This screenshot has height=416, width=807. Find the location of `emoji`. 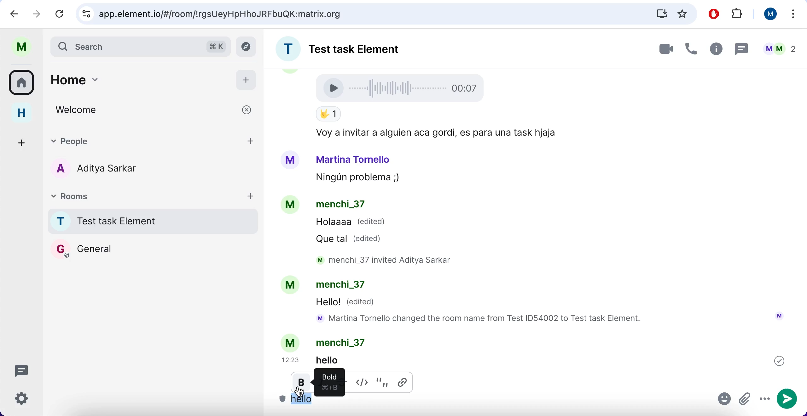

emoji is located at coordinates (725, 400).